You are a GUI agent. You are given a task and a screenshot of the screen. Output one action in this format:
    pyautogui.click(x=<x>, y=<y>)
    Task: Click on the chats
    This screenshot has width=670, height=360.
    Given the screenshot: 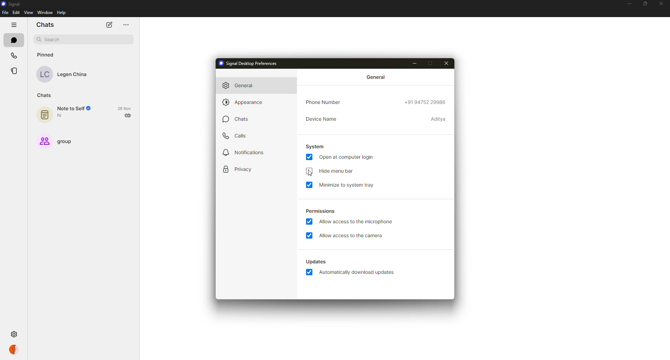 What is the action you would take?
    pyautogui.click(x=45, y=24)
    